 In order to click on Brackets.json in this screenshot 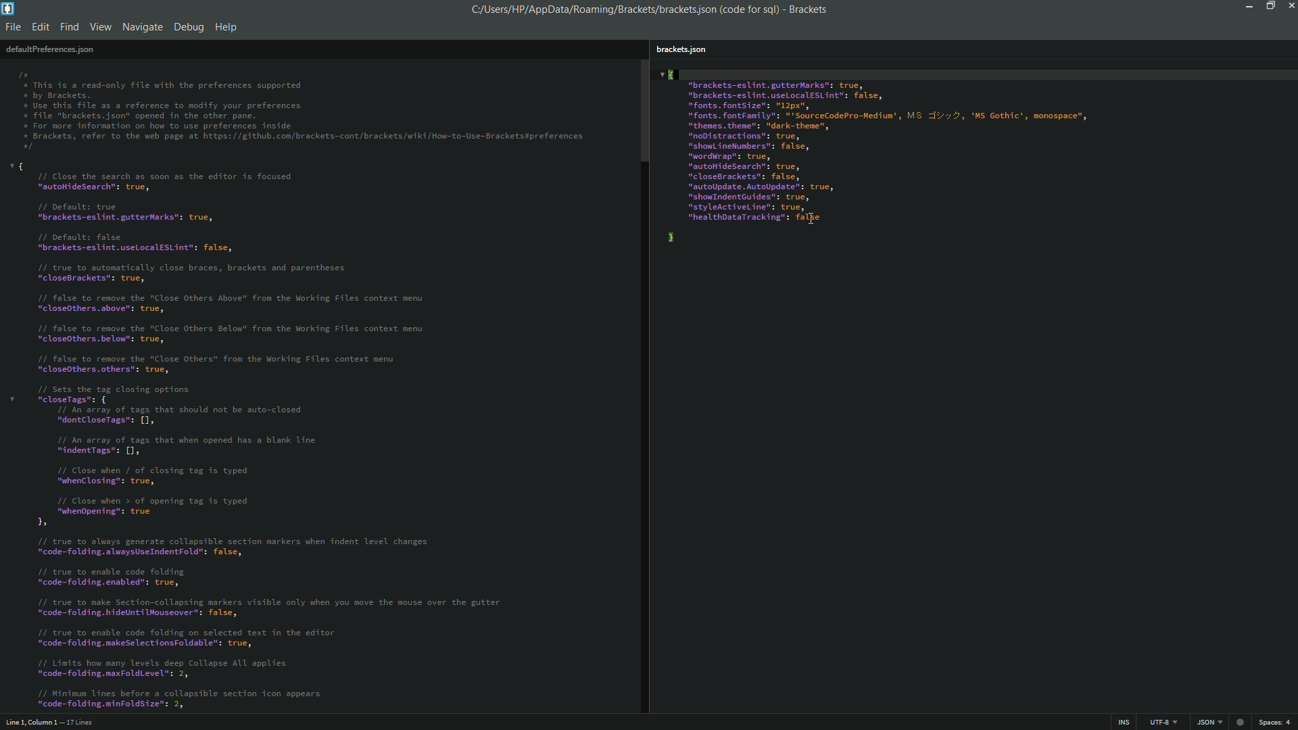, I will do `click(683, 49)`.